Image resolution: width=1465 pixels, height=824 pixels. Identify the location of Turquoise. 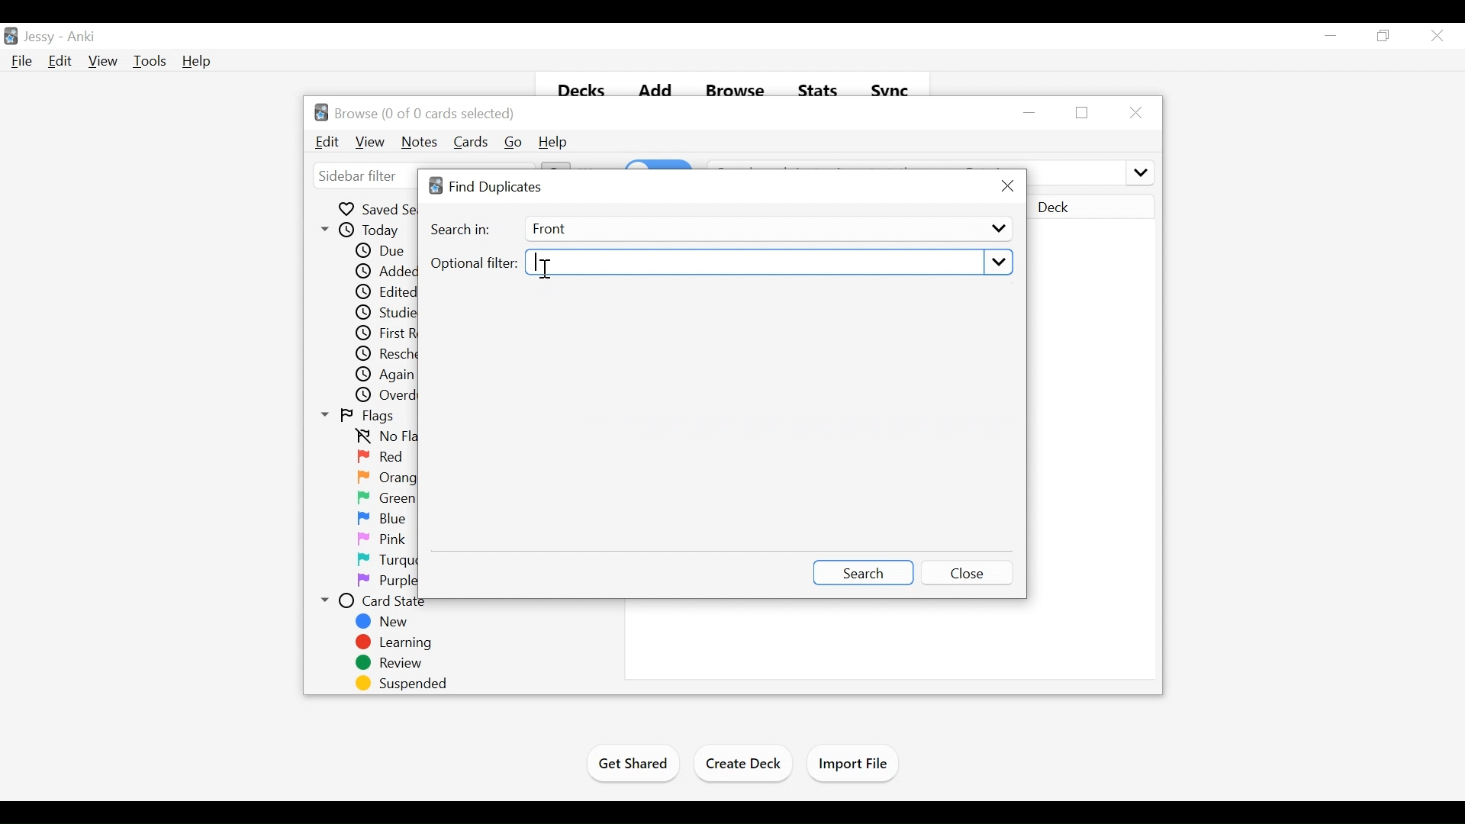
(406, 561).